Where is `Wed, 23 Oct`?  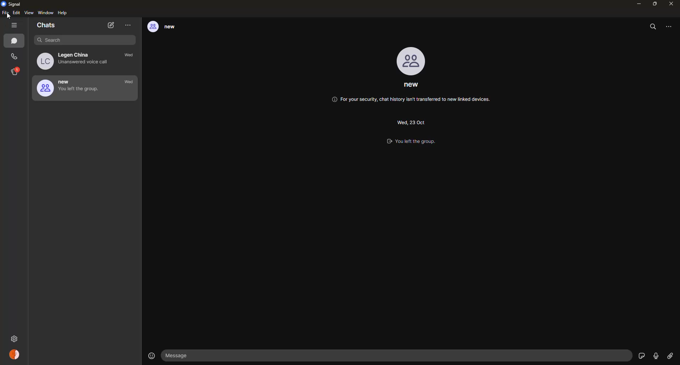
Wed, 23 Oct is located at coordinates (410, 121).